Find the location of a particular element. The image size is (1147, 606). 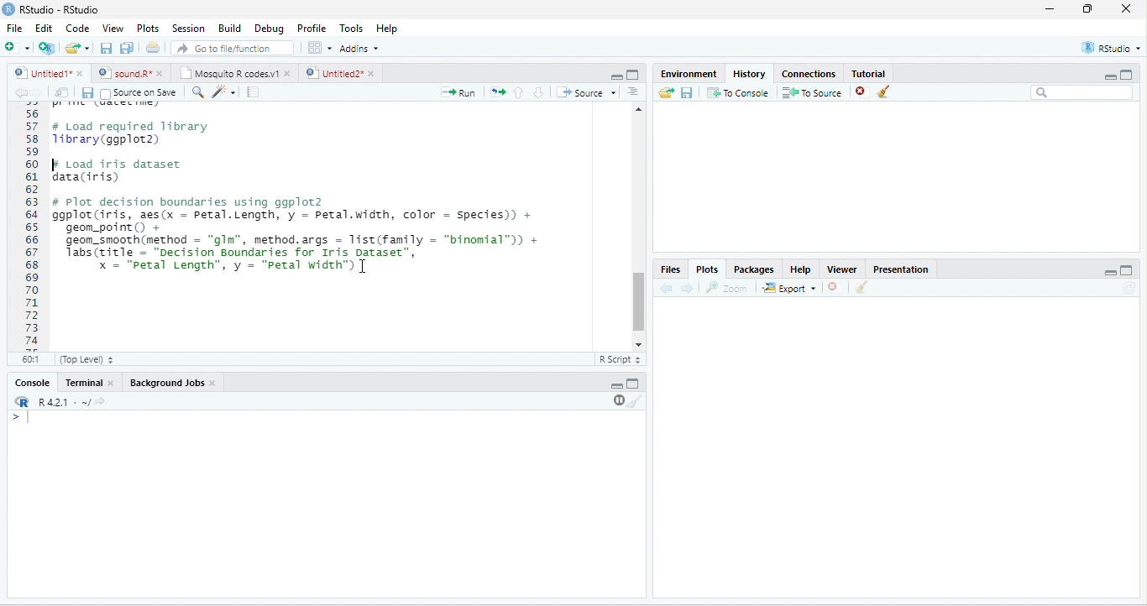

Plots is located at coordinates (708, 270).